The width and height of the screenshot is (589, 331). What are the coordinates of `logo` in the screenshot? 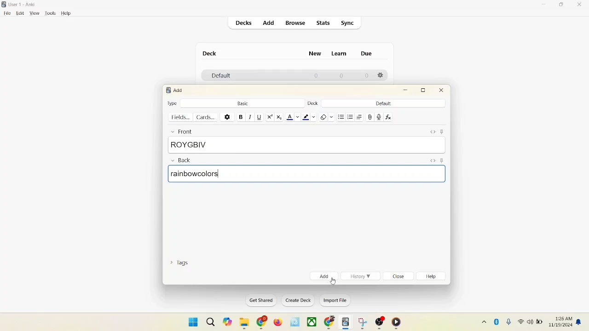 It's located at (167, 90).